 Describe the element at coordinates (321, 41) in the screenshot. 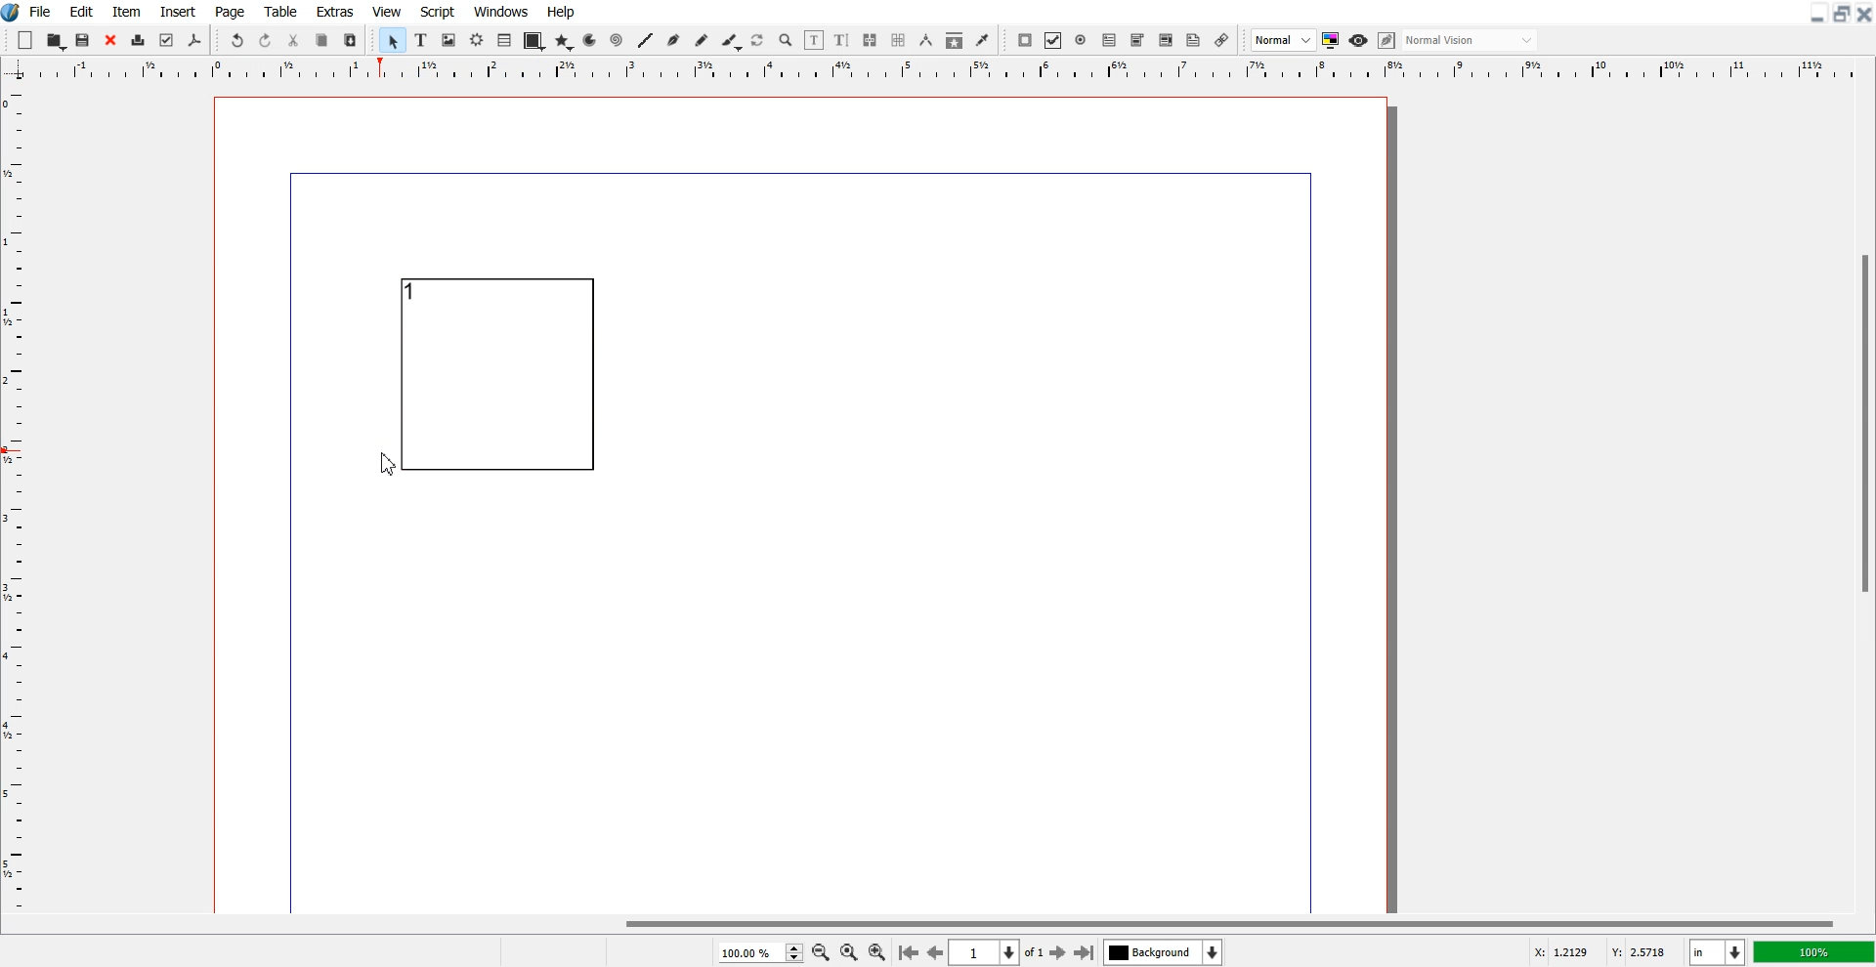

I see `Copy ` at that location.